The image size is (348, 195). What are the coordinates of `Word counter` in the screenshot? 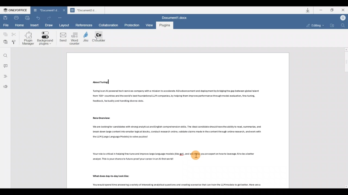 It's located at (75, 38).